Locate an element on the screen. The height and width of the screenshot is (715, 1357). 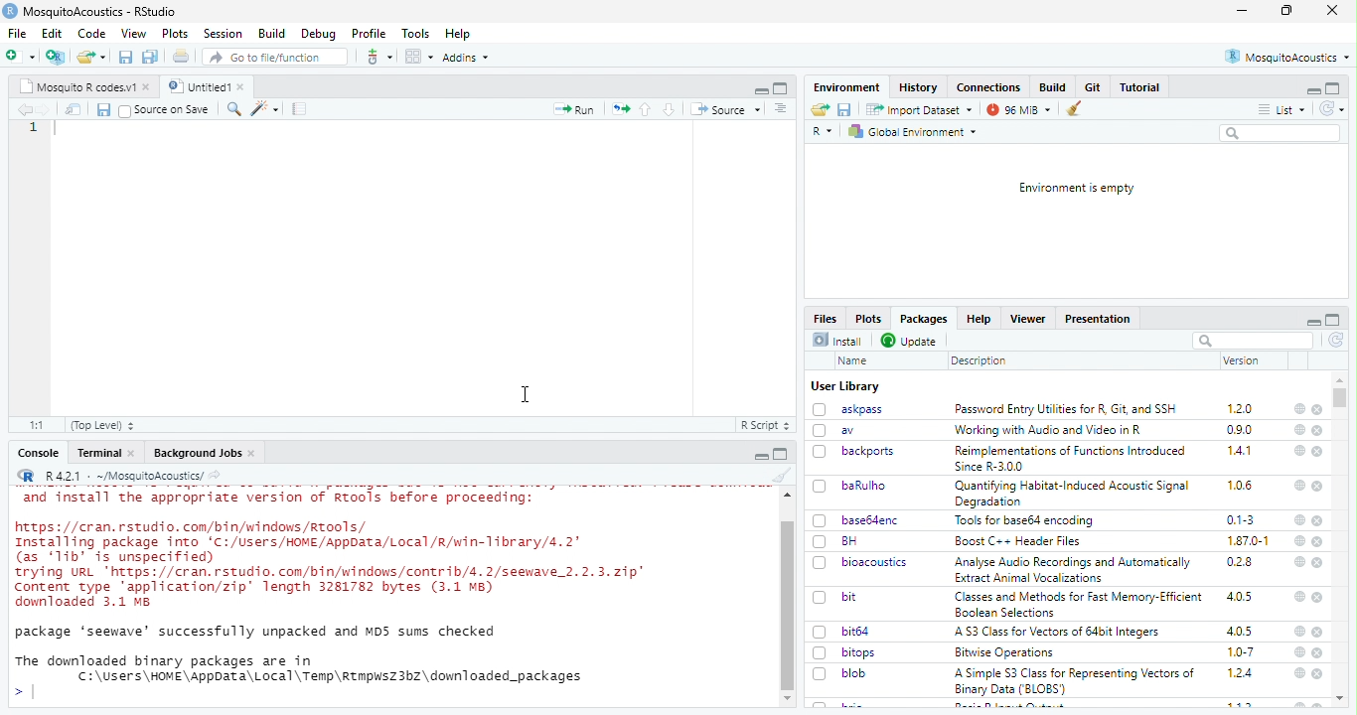
open folder is located at coordinates (91, 57).